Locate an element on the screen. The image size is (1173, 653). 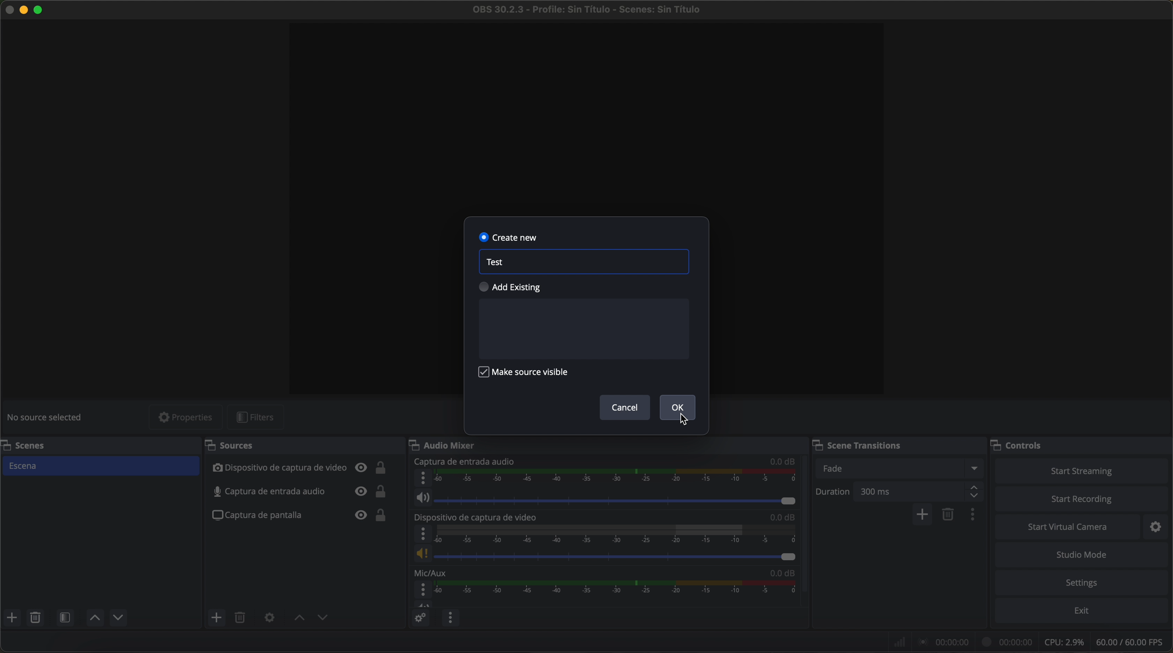
mic/aux is located at coordinates (431, 572).